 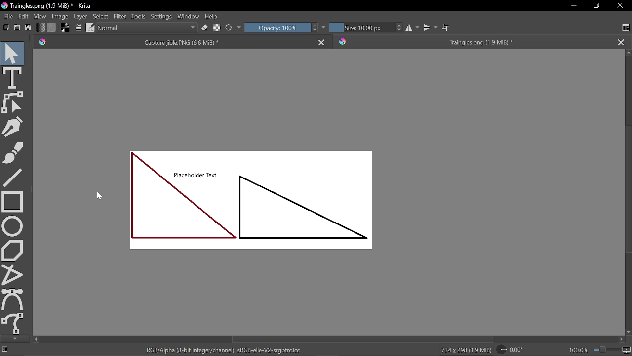 I want to click on vertical mirror tool, so click(x=430, y=28).